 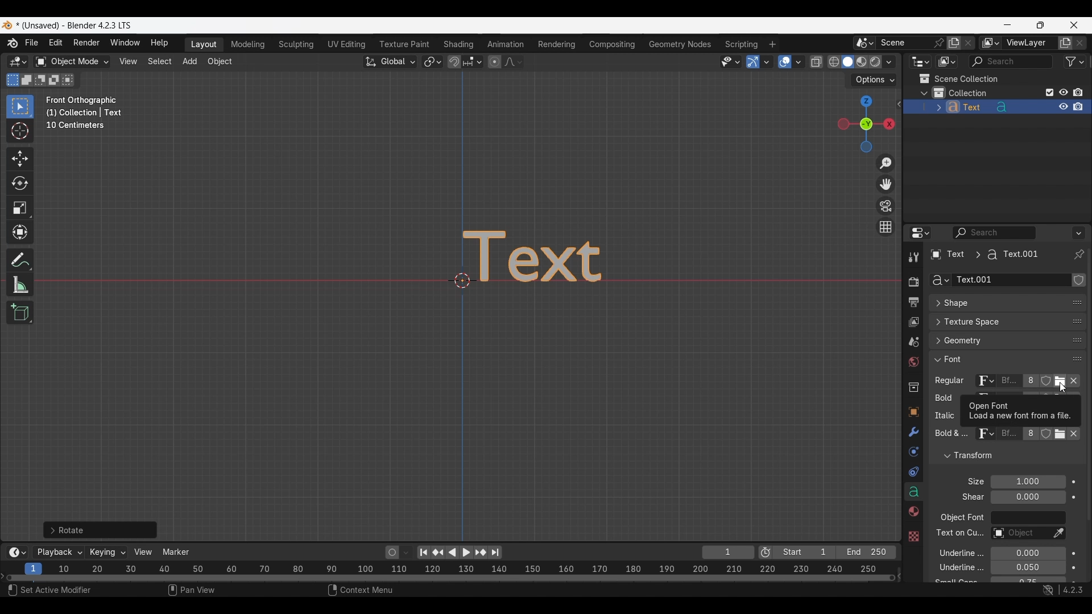 What do you see at coordinates (1080, 43) in the screenshot?
I see `Remove view layer` at bounding box center [1080, 43].